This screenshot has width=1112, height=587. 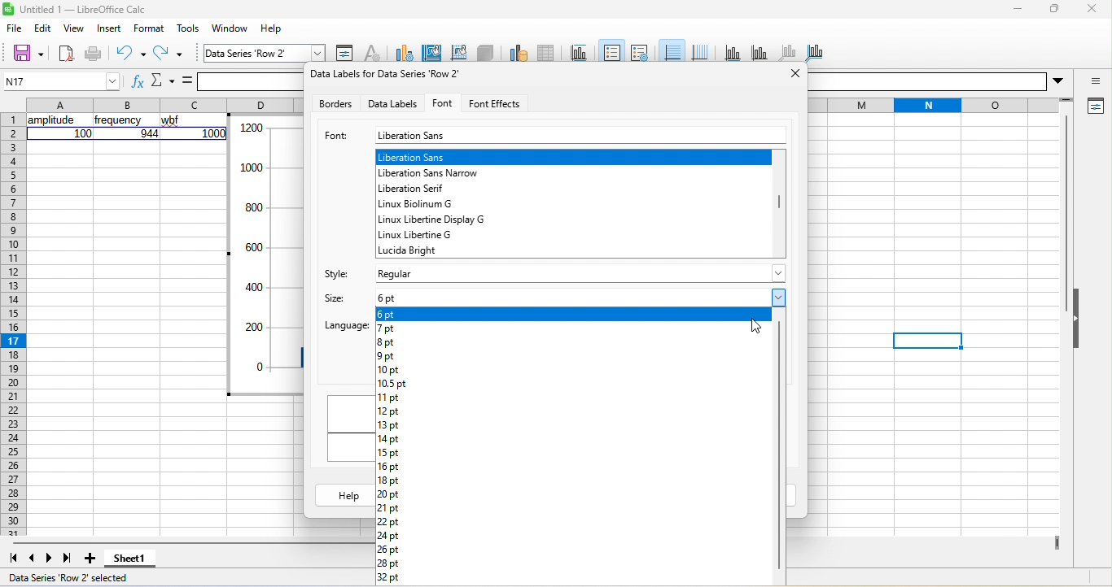 I want to click on liberation sans, so click(x=573, y=155).